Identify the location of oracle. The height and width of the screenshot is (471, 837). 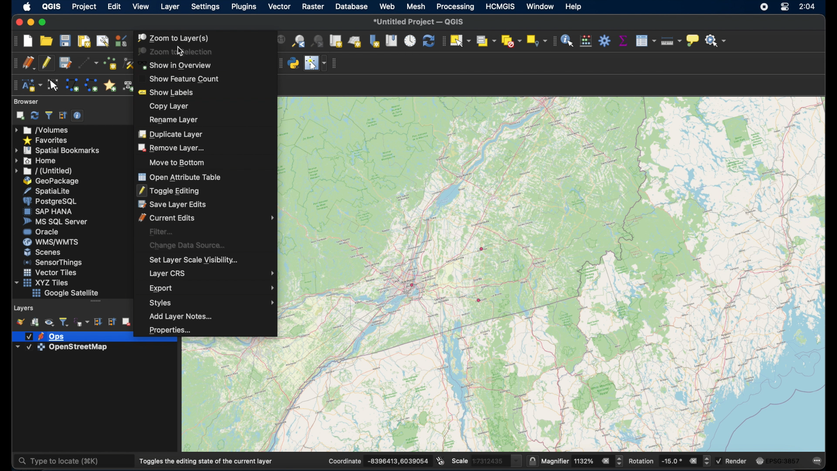
(40, 231).